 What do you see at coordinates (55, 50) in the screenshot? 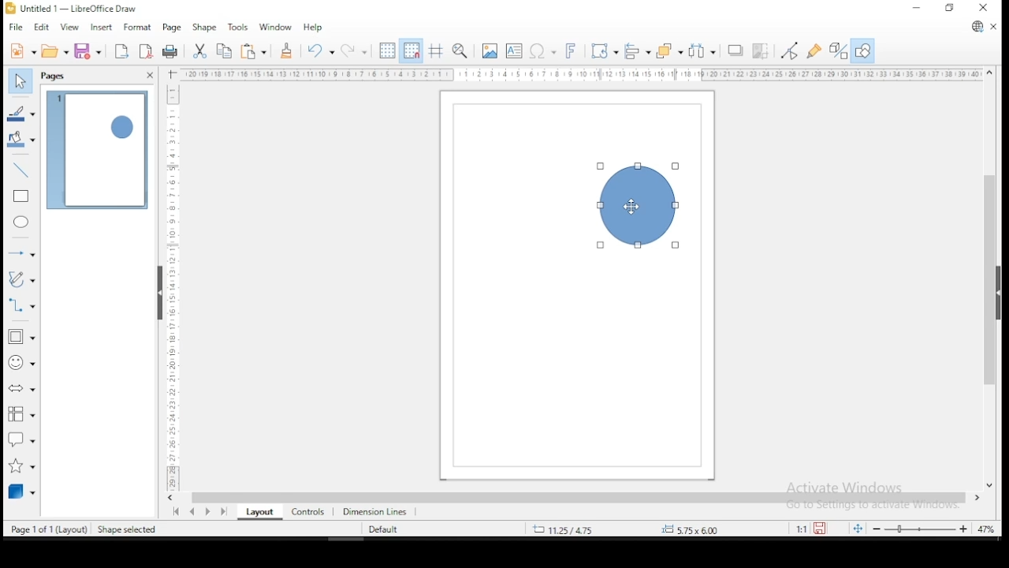
I see `open` at bounding box center [55, 50].